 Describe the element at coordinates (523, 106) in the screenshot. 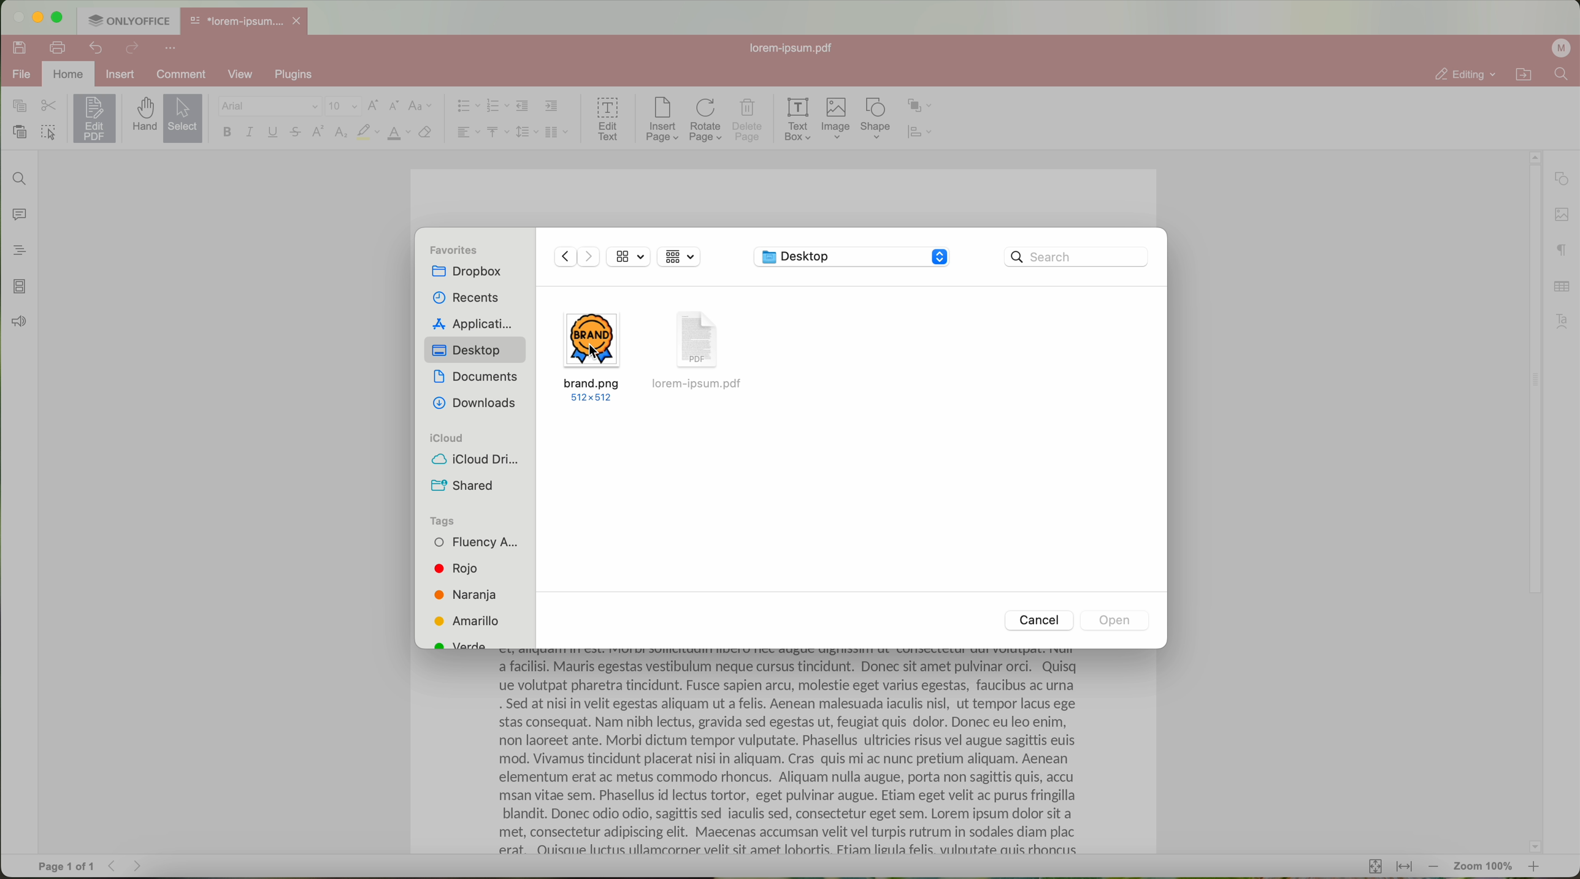

I see `decrease indent` at that location.